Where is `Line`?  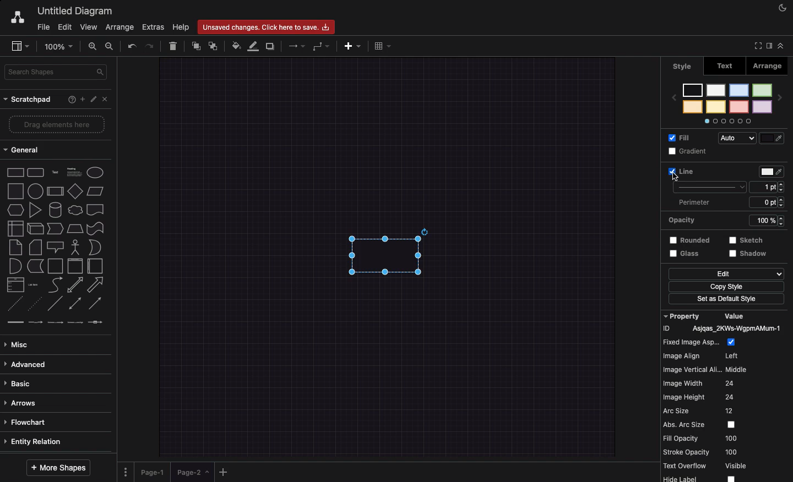
Line is located at coordinates (706, 179).